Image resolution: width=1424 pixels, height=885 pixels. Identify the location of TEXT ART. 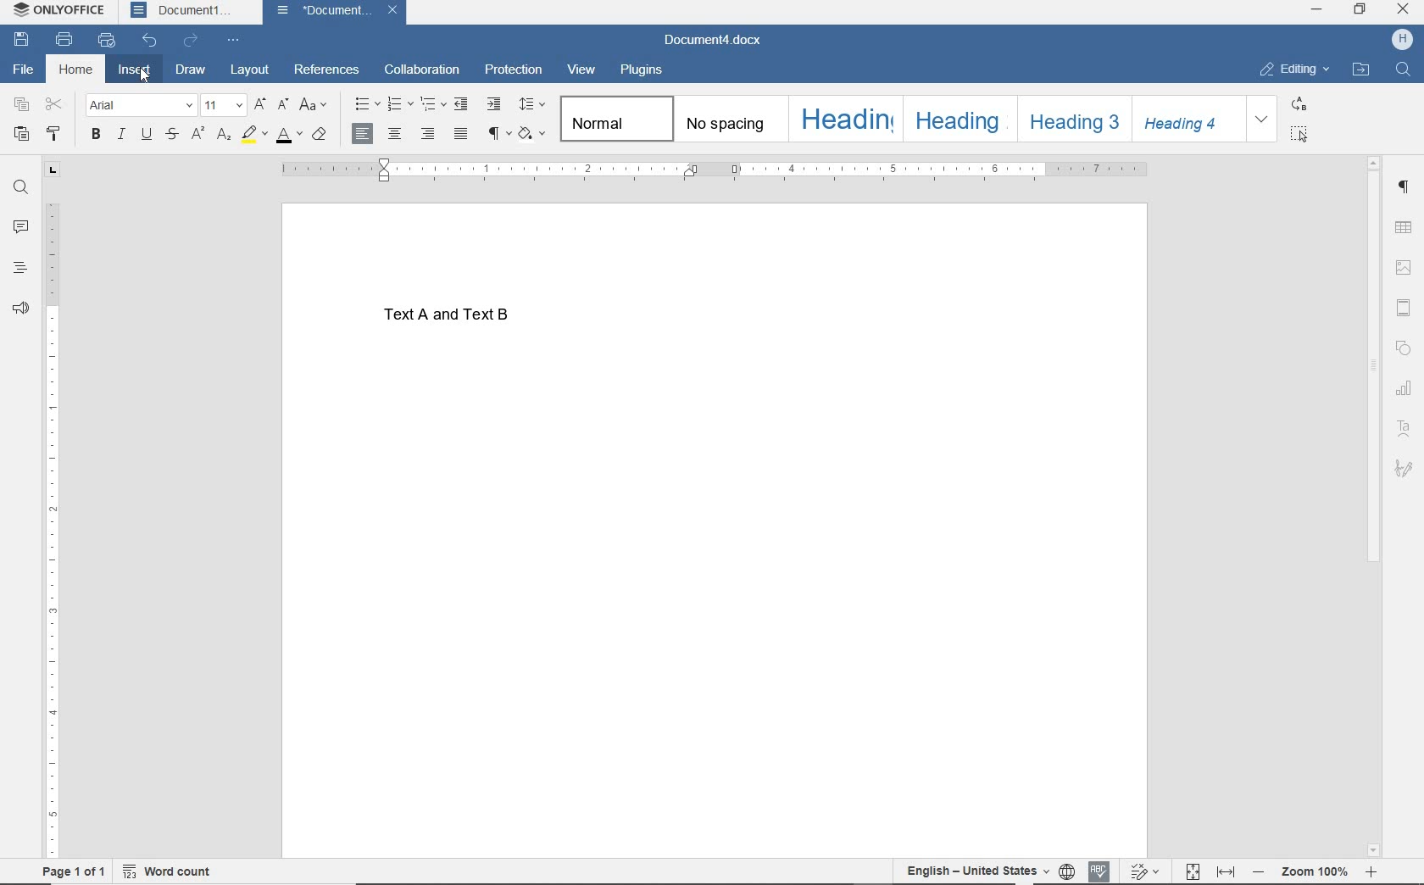
(1404, 427).